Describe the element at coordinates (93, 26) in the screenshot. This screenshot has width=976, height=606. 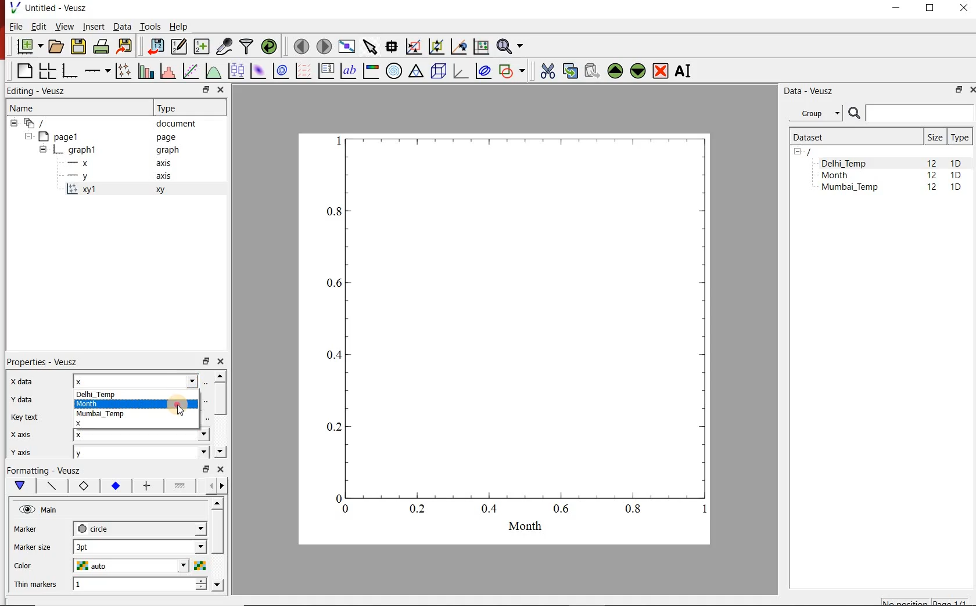
I see `Insert` at that location.